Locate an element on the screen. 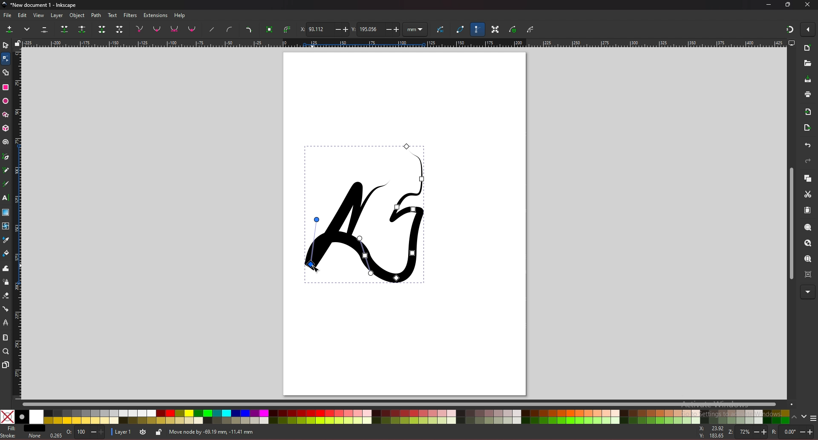 The width and height of the screenshot is (818, 440). path outline is located at coordinates (461, 29).